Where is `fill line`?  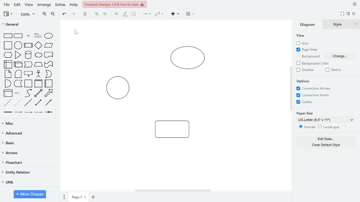
fill line is located at coordinates (125, 14).